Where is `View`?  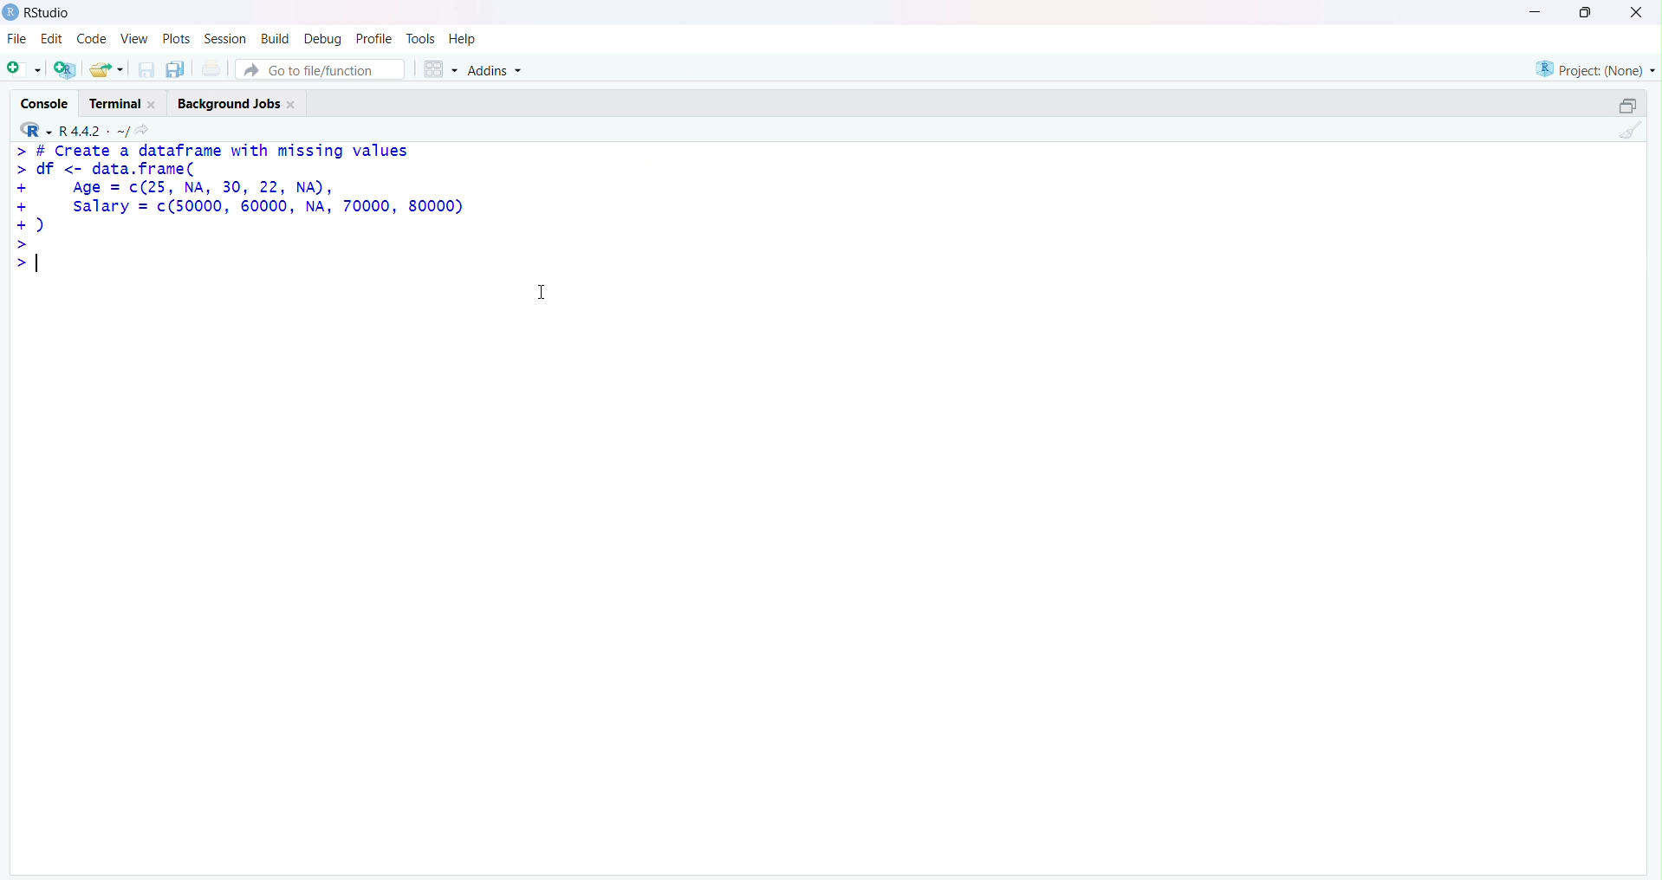 View is located at coordinates (133, 40).